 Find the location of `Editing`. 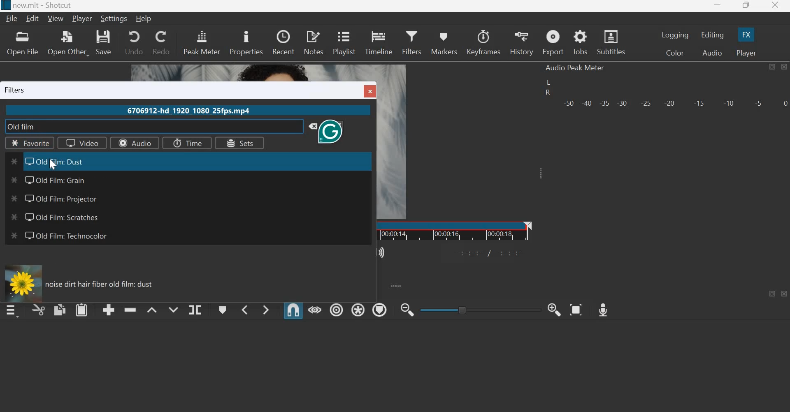

Editing is located at coordinates (713, 35).